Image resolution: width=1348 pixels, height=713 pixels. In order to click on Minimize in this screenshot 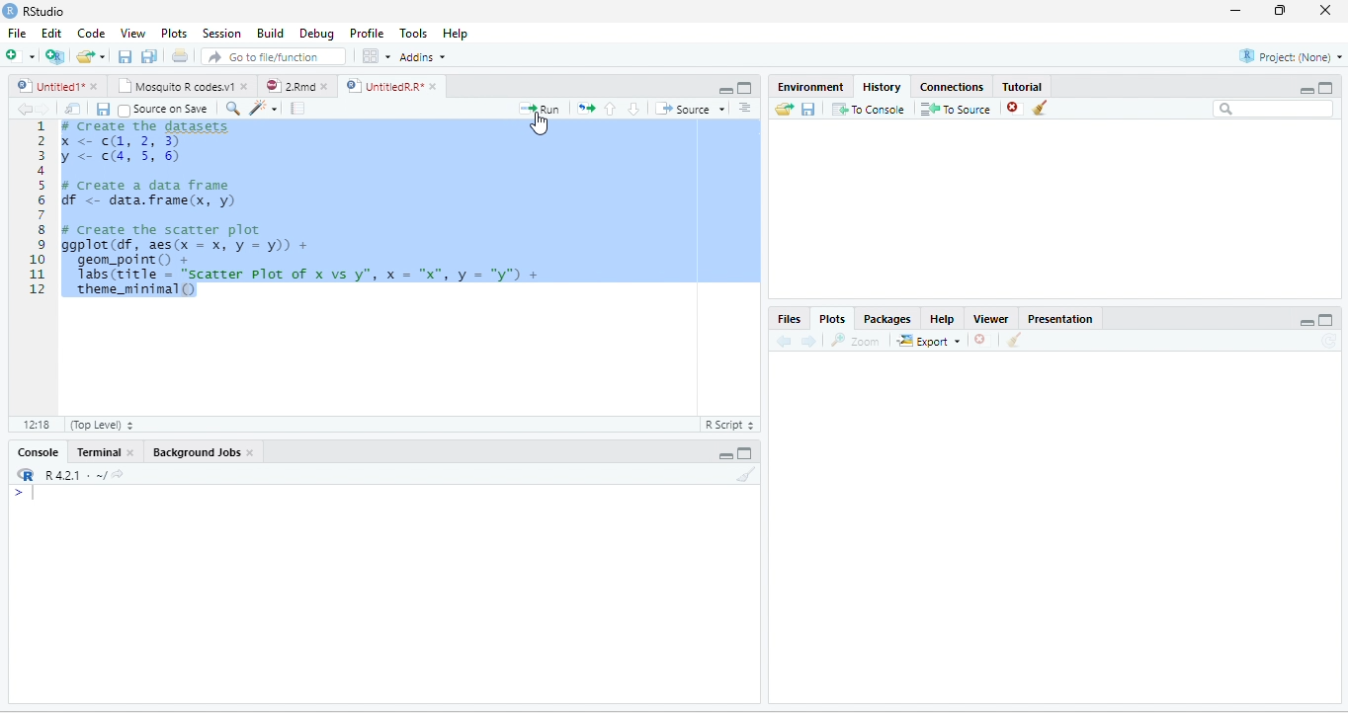, I will do `click(1306, 90)`.